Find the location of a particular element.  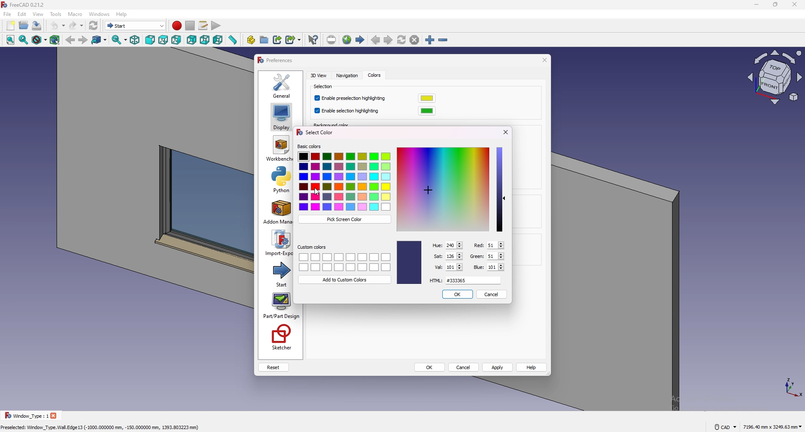

Sat: is located at coordinates (437, 256).